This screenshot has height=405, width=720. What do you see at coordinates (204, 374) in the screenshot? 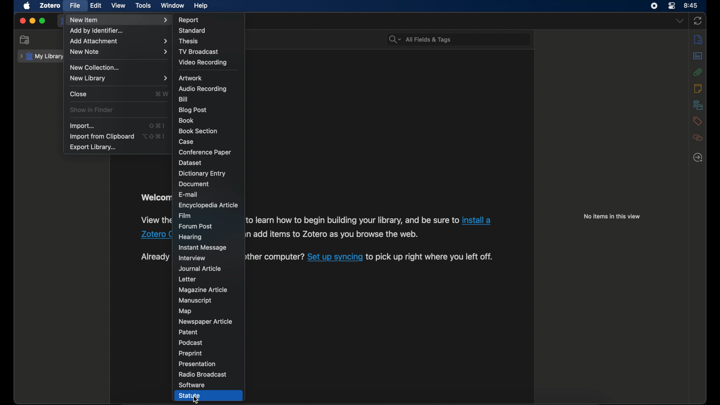
I see `radio broadcast` at bounding box center [204, 374].